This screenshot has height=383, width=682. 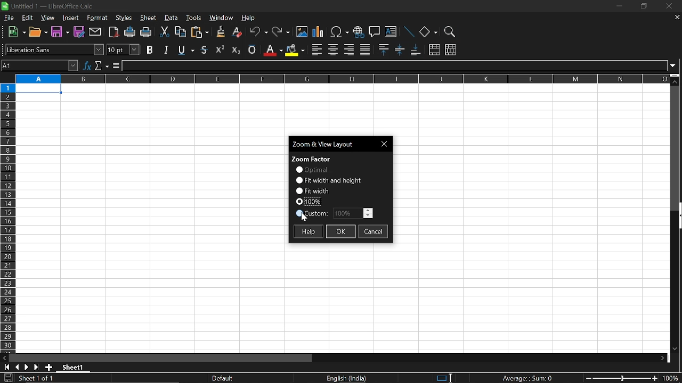 What do you see at coordinates (621, 379) in the screenshot?
I see `change zoom` at bounding box center [621, 379].